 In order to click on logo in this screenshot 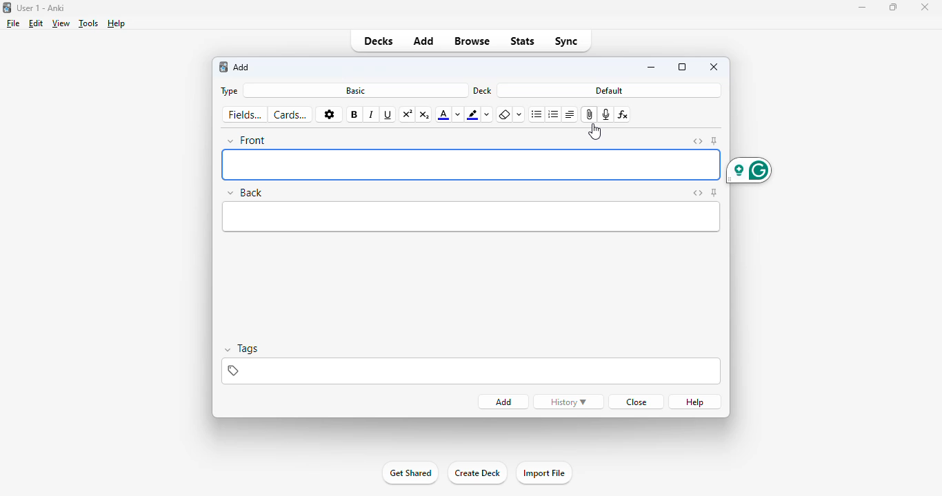, I will do `click(6, 8)`.